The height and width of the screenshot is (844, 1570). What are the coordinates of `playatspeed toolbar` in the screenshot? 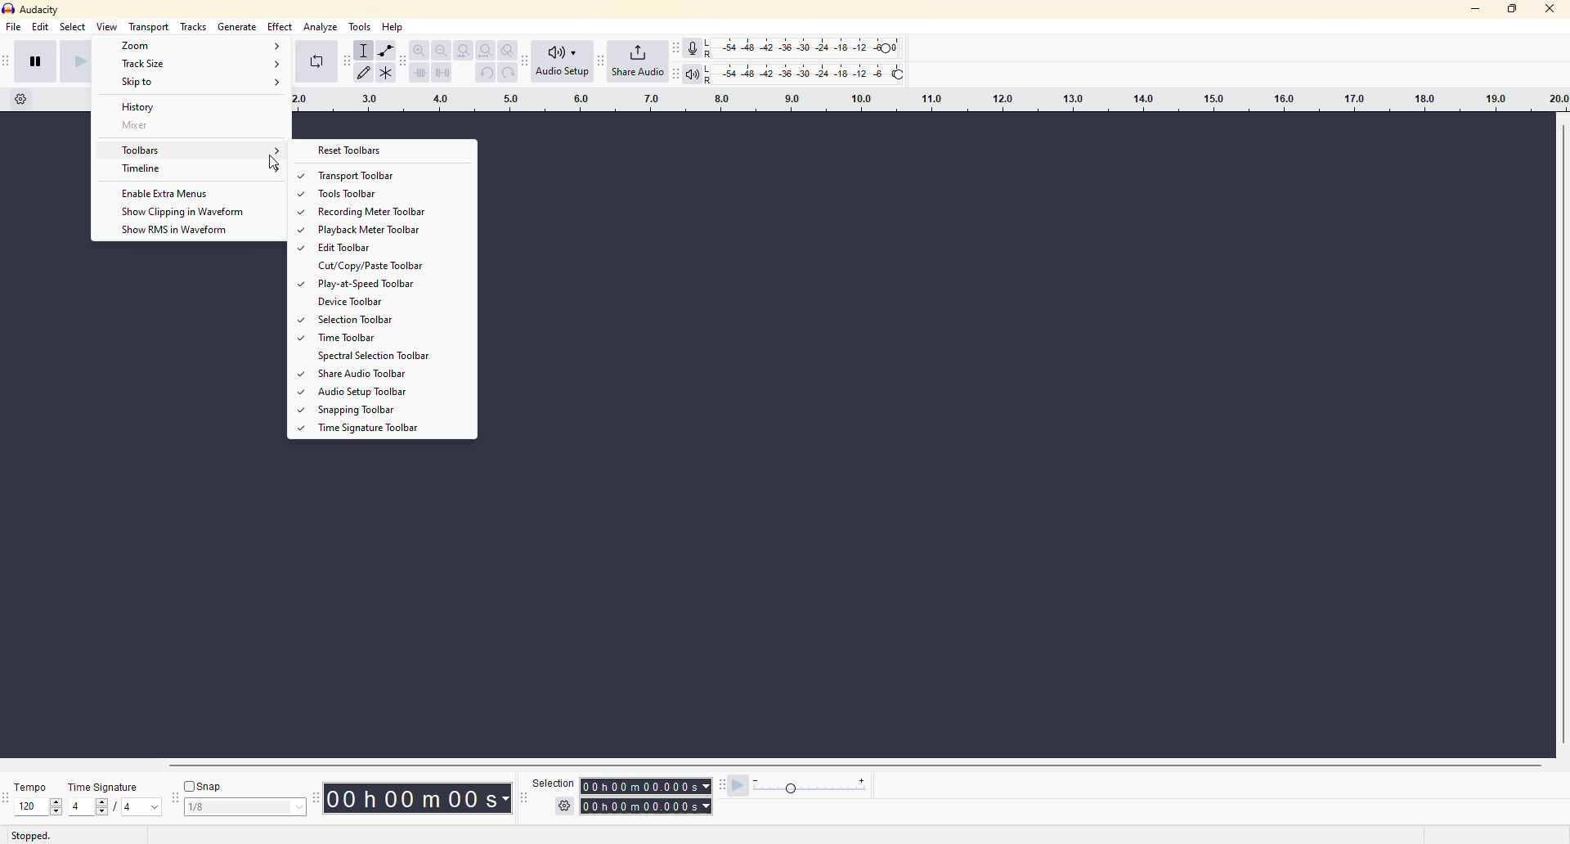 It's located at (360, 284).